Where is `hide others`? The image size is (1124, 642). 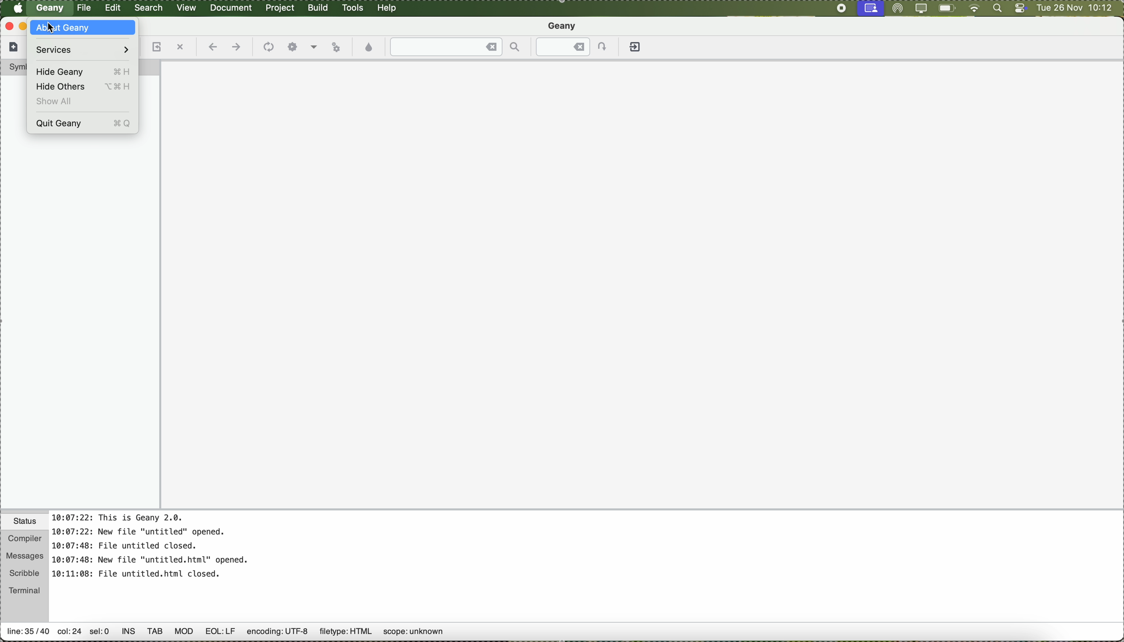
hide others is located at coordinates (82, 88).